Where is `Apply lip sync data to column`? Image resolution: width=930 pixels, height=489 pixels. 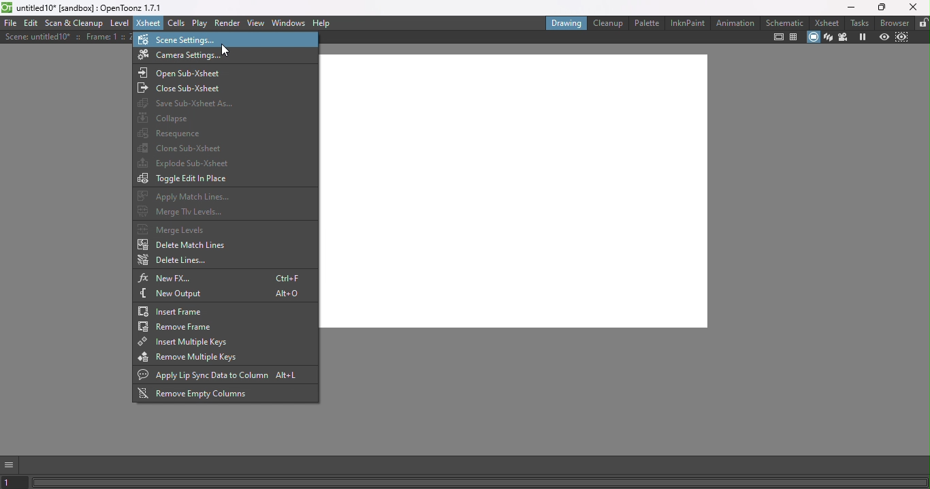
Apply lip sync data to column is located at coordinates (223, 374).